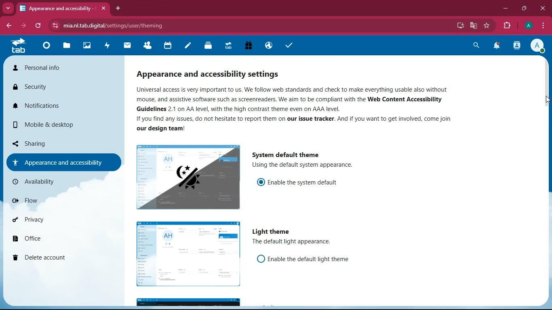 The width and height of the screenshot is (552, 310). Describe the element at coordinates (52, 222) in the screenshot. I see `privacy` at that location.